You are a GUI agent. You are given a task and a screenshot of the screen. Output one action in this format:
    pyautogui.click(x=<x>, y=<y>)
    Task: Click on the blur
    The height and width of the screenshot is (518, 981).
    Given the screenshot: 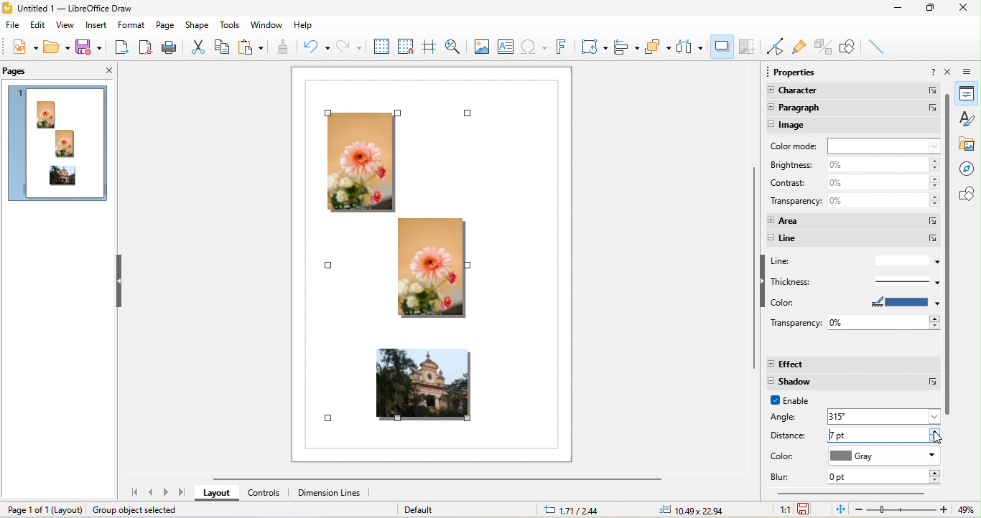 What is the action you would take?
    pyautogui.click(x=785, y=477)
    